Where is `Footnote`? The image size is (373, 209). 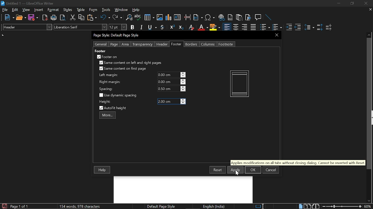
Footnote is located at coordinates (226, 44).